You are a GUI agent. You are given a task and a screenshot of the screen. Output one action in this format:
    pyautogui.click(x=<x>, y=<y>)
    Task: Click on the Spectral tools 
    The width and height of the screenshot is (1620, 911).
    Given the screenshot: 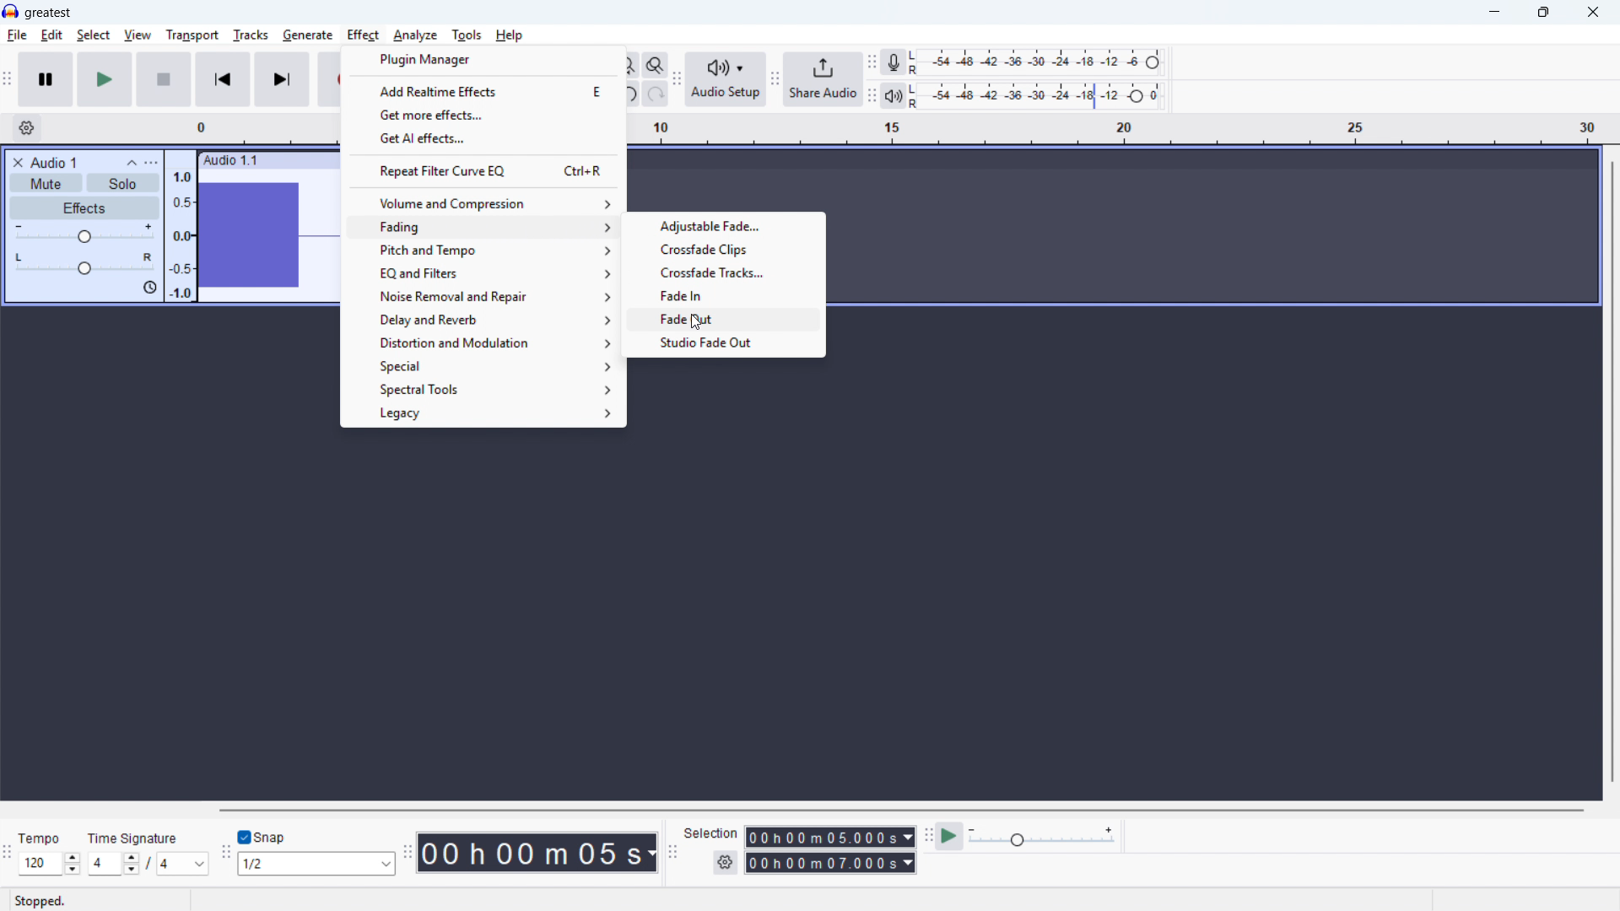 What is the action you would take?
    pyautogui.click(x=484, y=391)
    